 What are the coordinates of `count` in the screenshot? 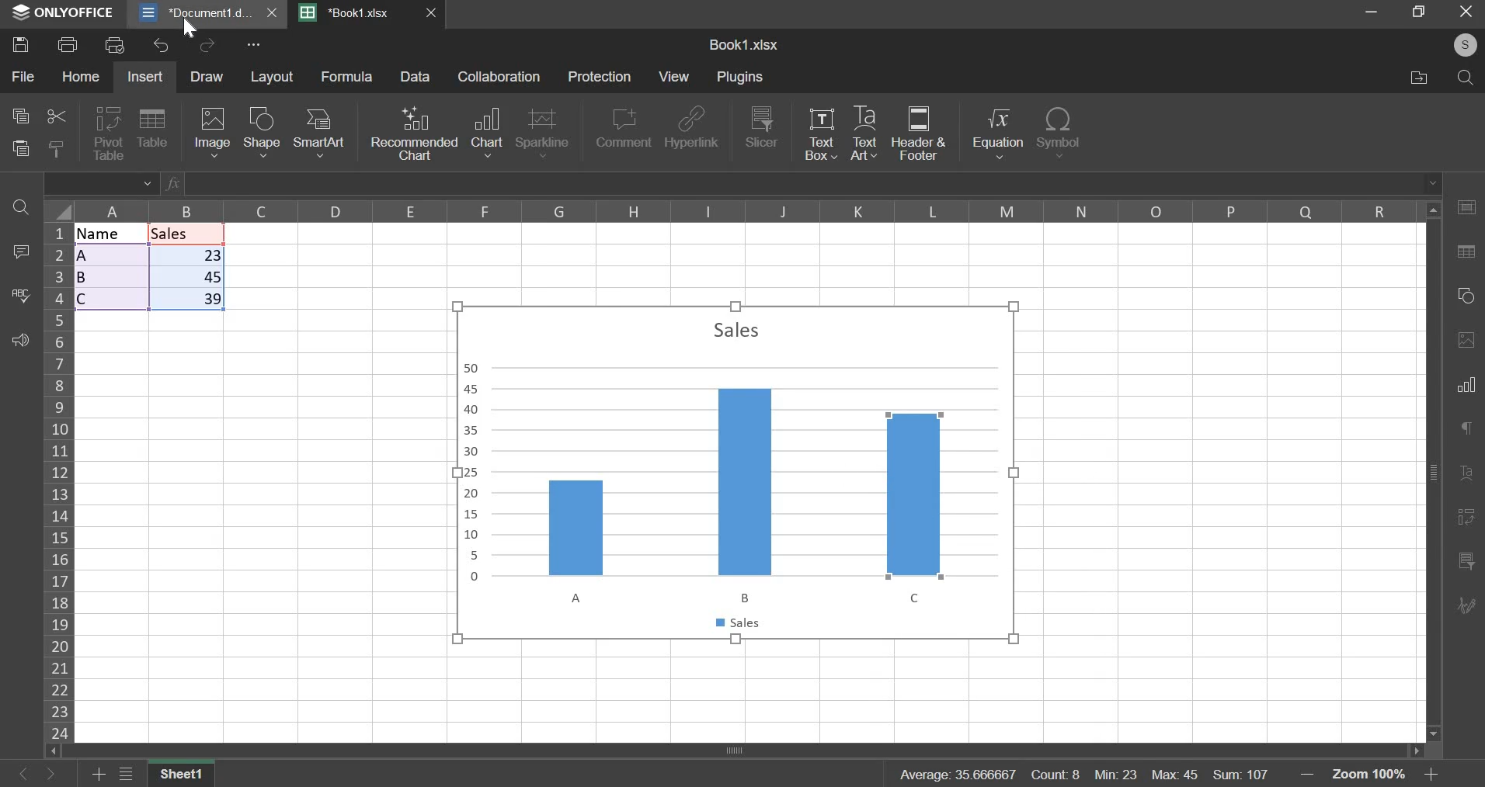 It's located at (1055, 772).